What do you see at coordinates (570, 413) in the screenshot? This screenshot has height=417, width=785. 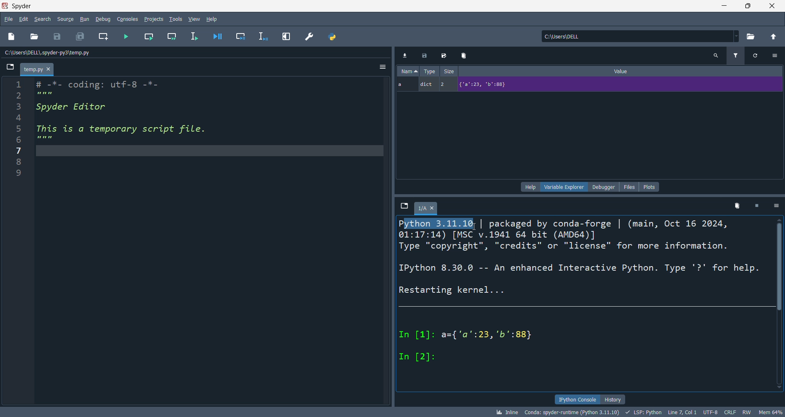 I see `conda: spyder-runtime (Python 3.11.10)` at bounding box center [570, 413].